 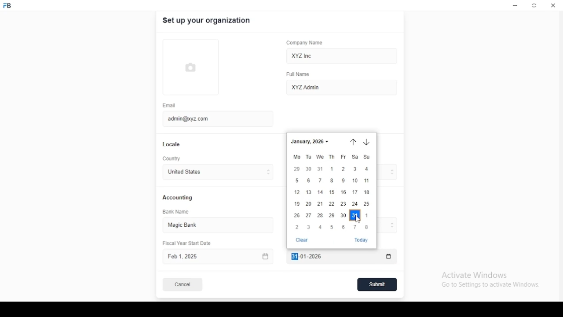 I want to click on Tu, so click(x=310, y=157).